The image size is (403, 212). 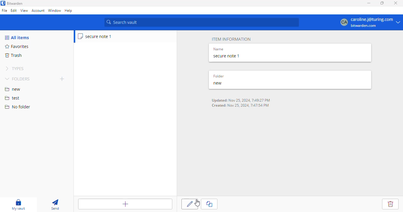 What do you see at coordinates (38, 11) in the screenshot?
I see `account` at bounding box center [38, 11].